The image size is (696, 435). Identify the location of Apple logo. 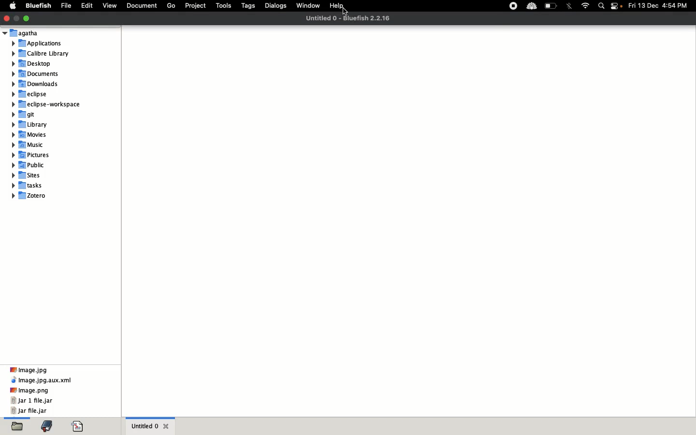
(13, 5).